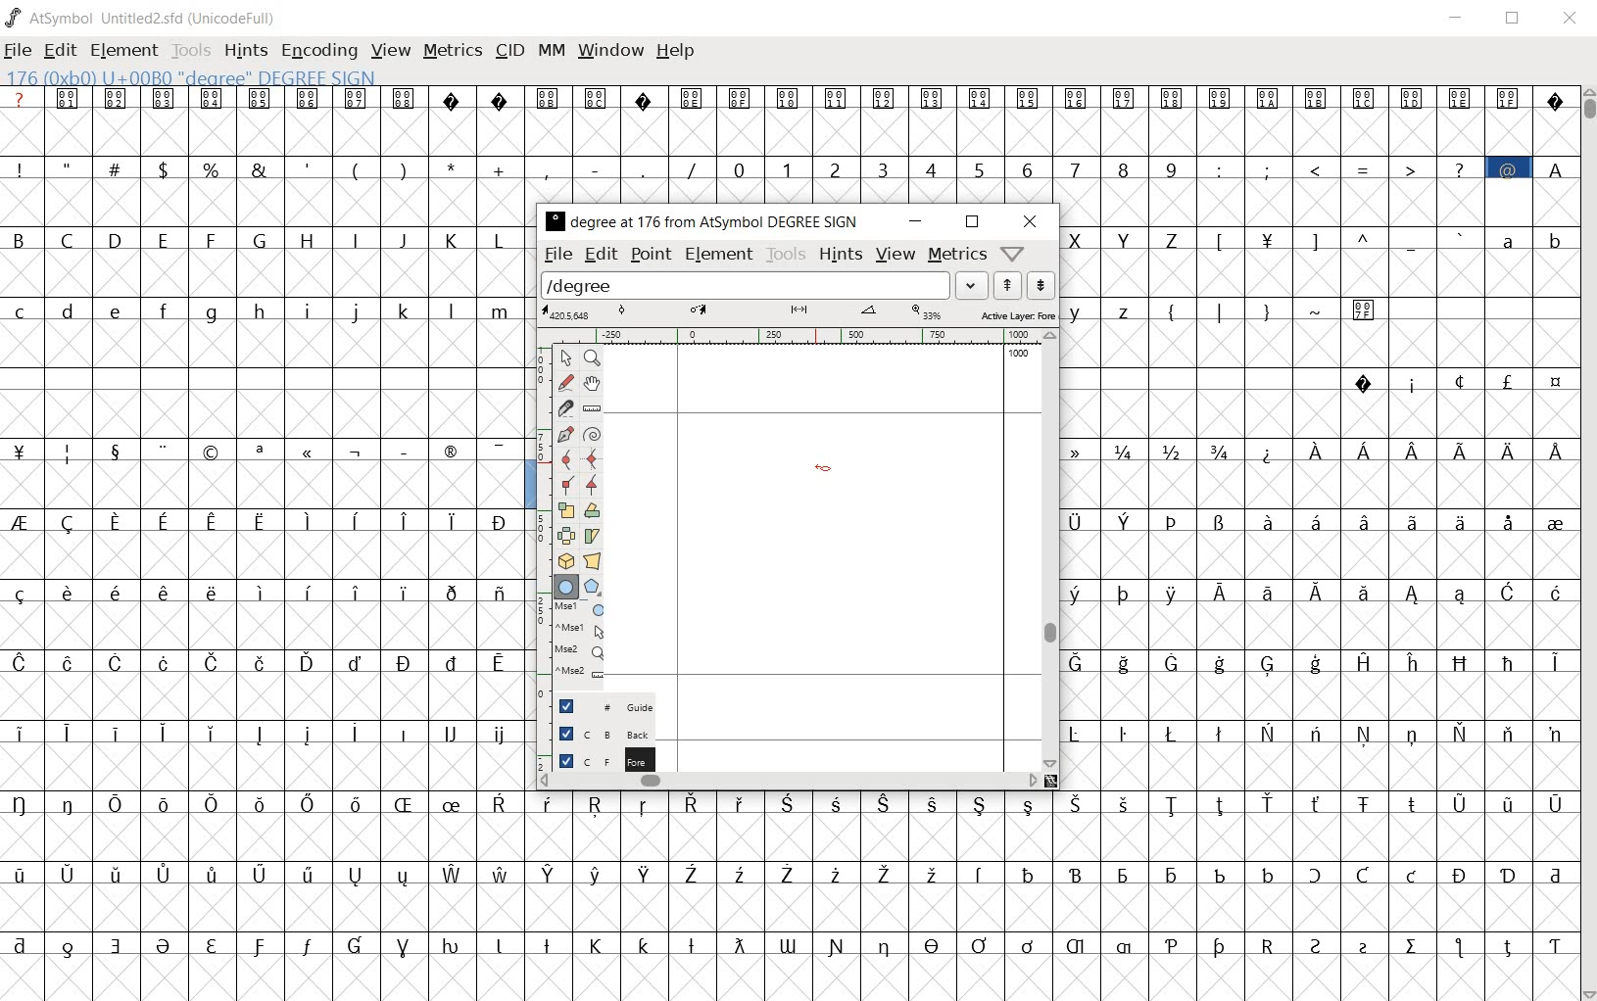 This screenshot has width=1597, height=1001. Describe the element at coordinates (1050, 838) in the screenshot. I see `empty glyph slots` at that location.